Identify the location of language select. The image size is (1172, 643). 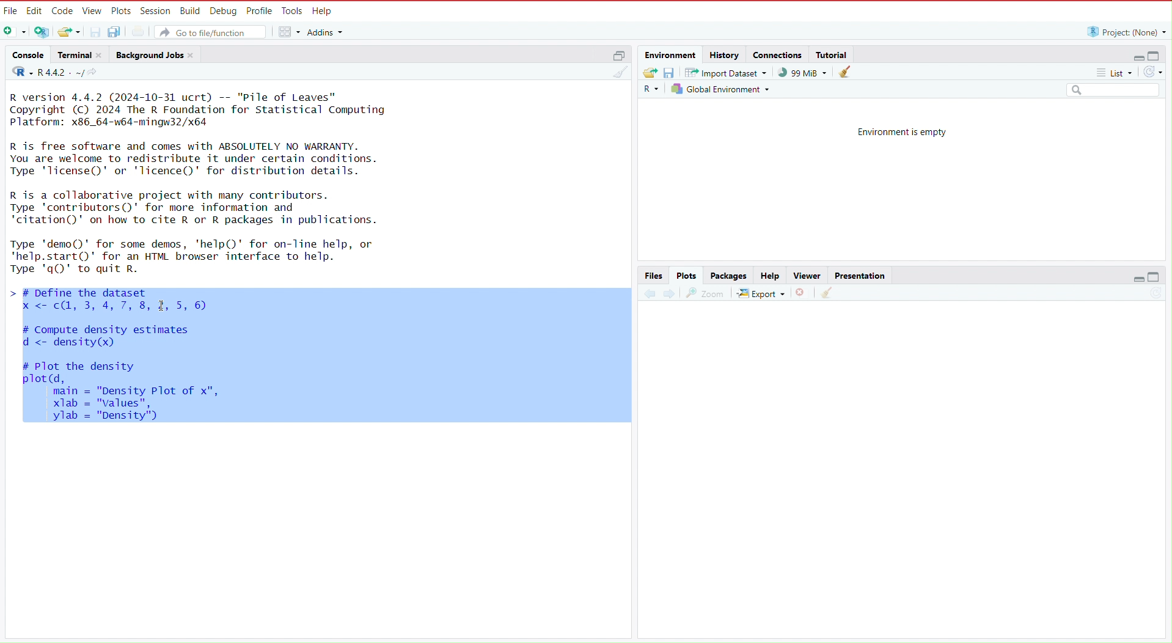
(18, 73).